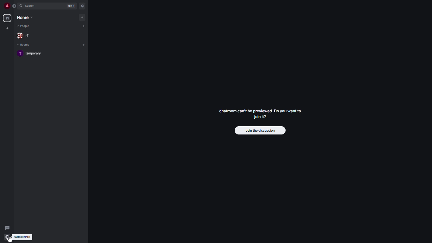 Image resolution: width=432 pixels, height=243 pixels. Describe the element at coordinates (84, 45) in the screenshot. I see `add` at that location.